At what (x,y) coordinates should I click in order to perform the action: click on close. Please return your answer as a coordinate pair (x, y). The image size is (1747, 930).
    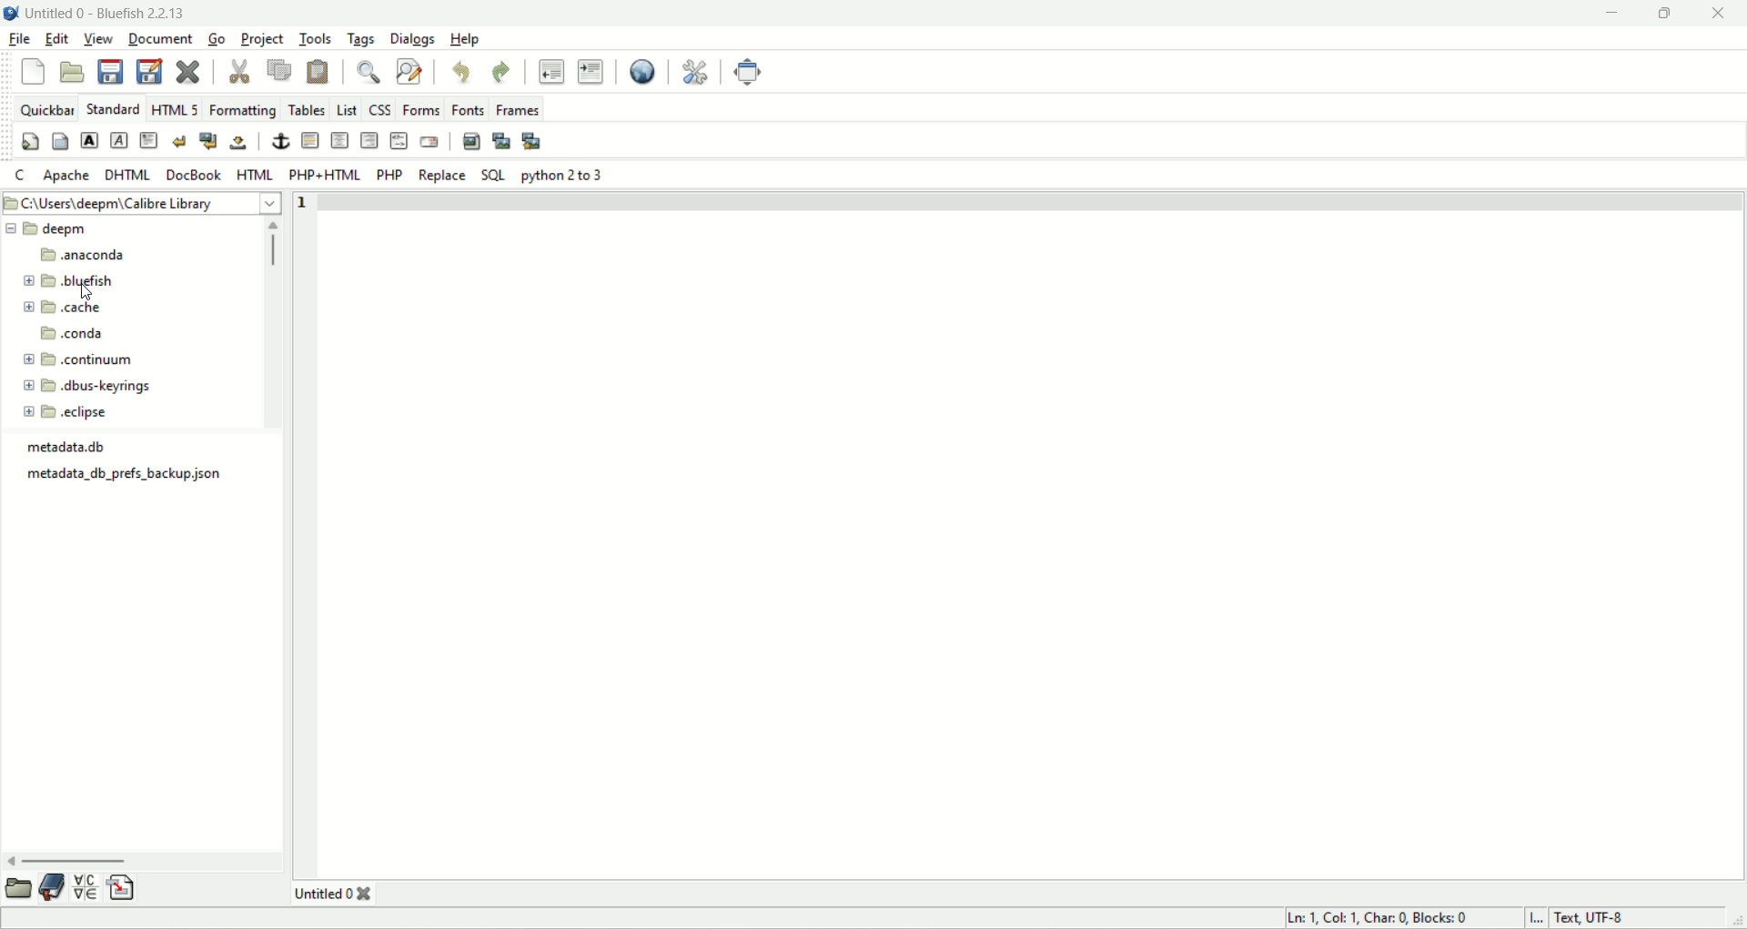
    Looking at the image, I should click on (31, 73).